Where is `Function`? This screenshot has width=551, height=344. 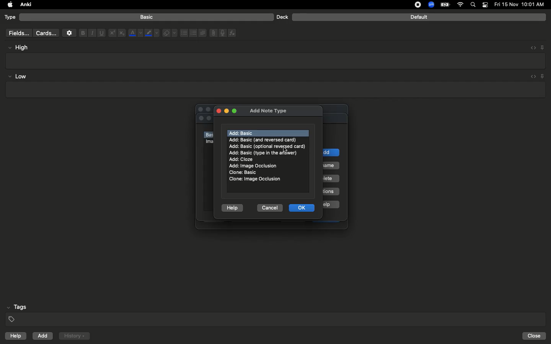 Function is located at coordinates (233, 33).